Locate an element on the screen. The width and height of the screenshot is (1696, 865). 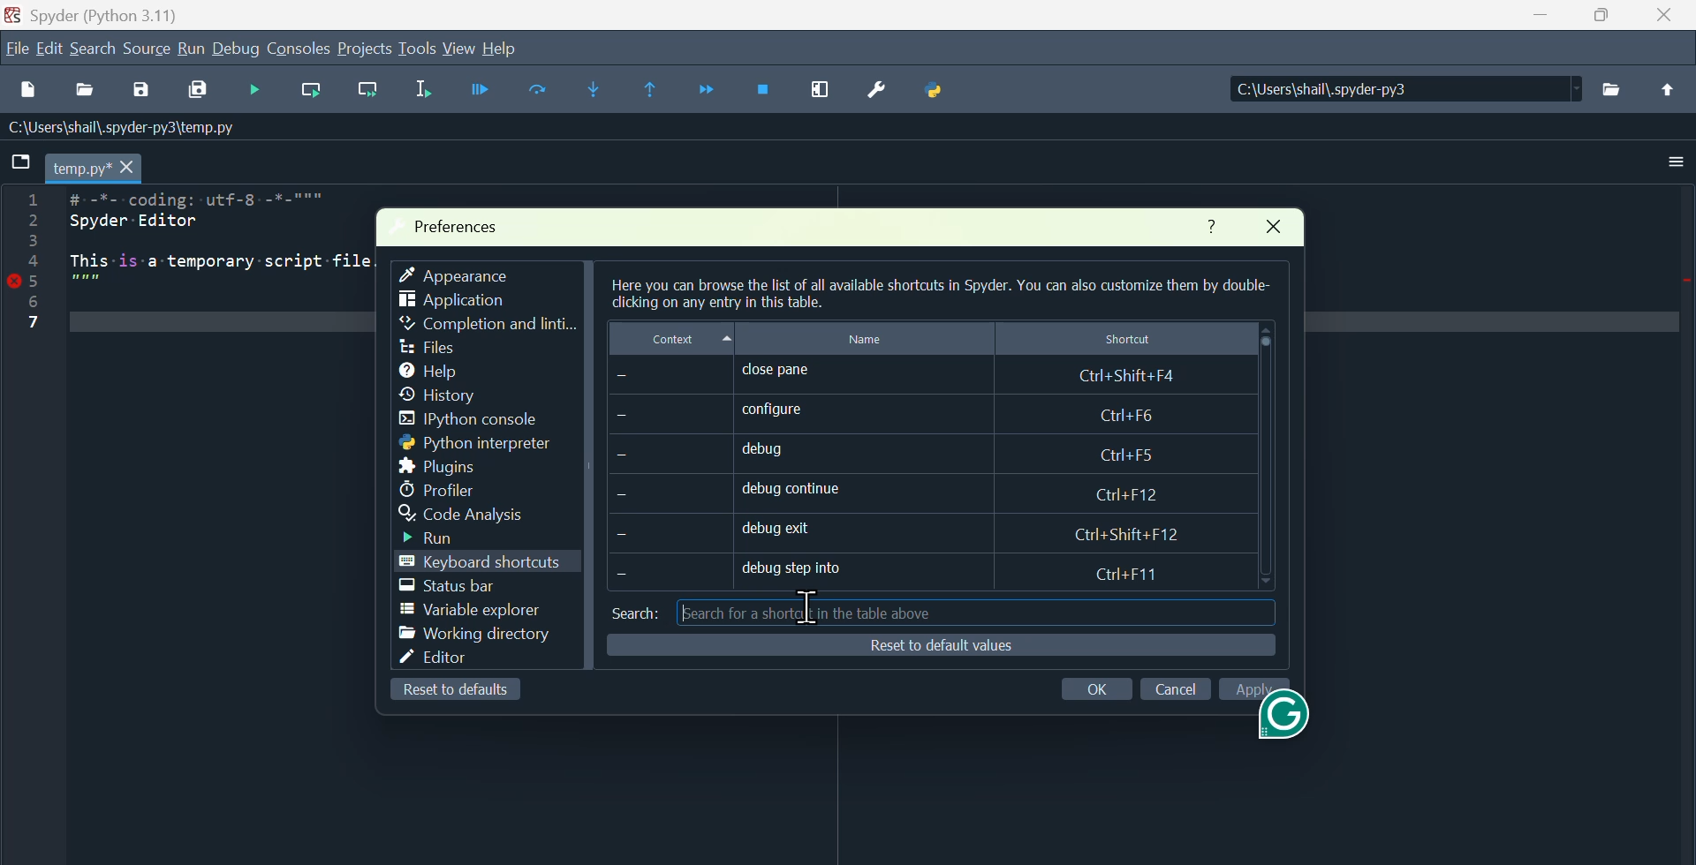
Locations of the fire is located at coordinates (1396, 94).